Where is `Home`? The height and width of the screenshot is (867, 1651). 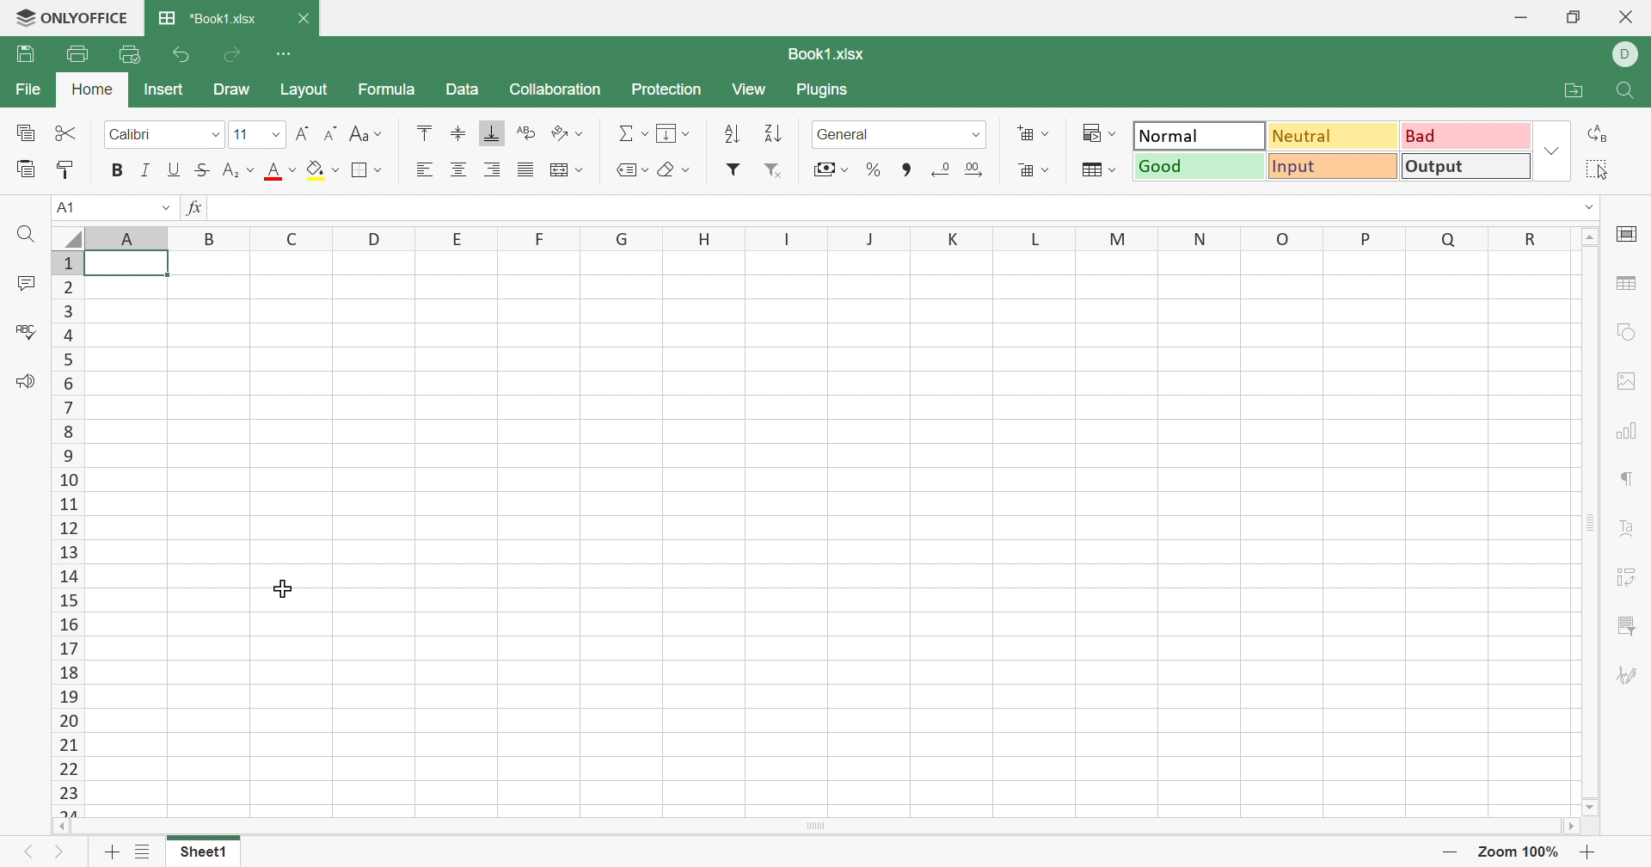
Home is located at coordinates (90, 85).